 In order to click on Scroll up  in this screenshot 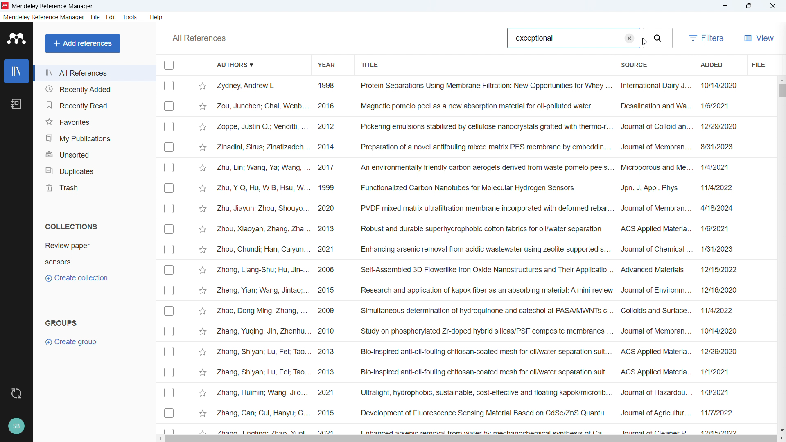, I will do `click(781, 79)`.